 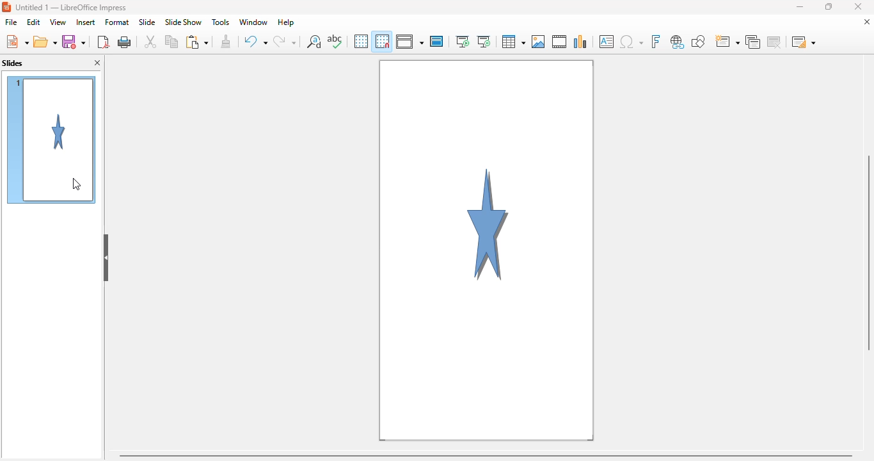 What do you see at coordinates (106, 257) in the screenshot?
I see `hide` at bounding box center [106, 257].